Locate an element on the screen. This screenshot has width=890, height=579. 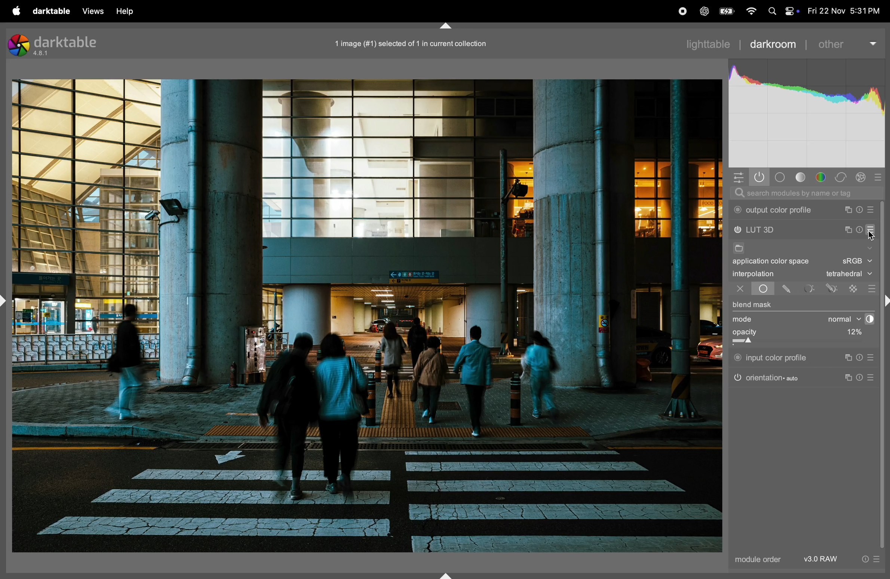
chatgpt is located at coordinates (704, 12).